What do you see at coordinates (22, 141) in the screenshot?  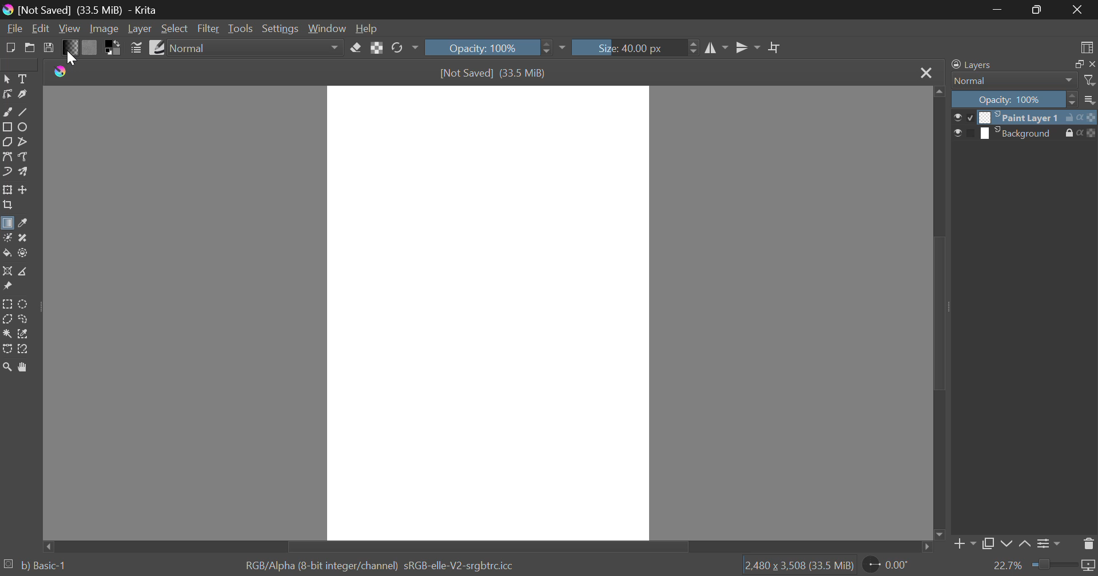 I see `Polyline` at bounding box center [22, 141].